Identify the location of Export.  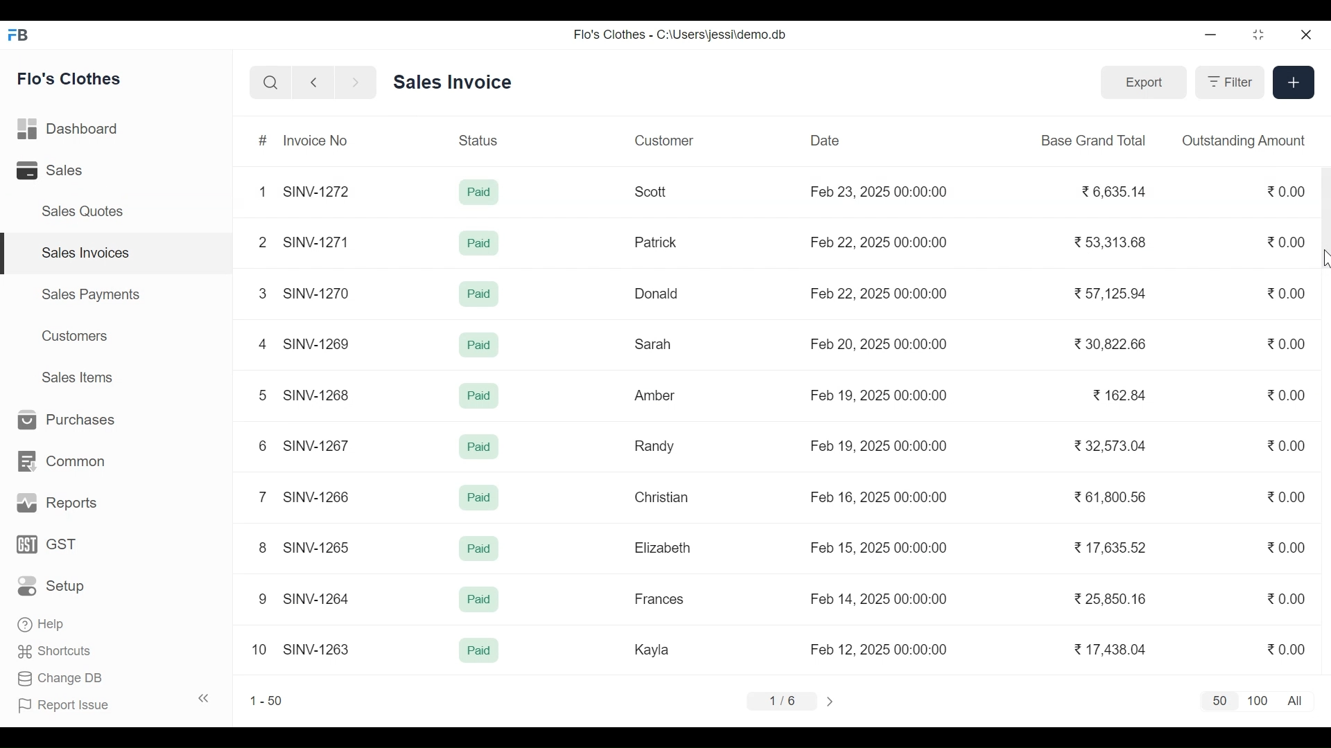
(1141, 81).